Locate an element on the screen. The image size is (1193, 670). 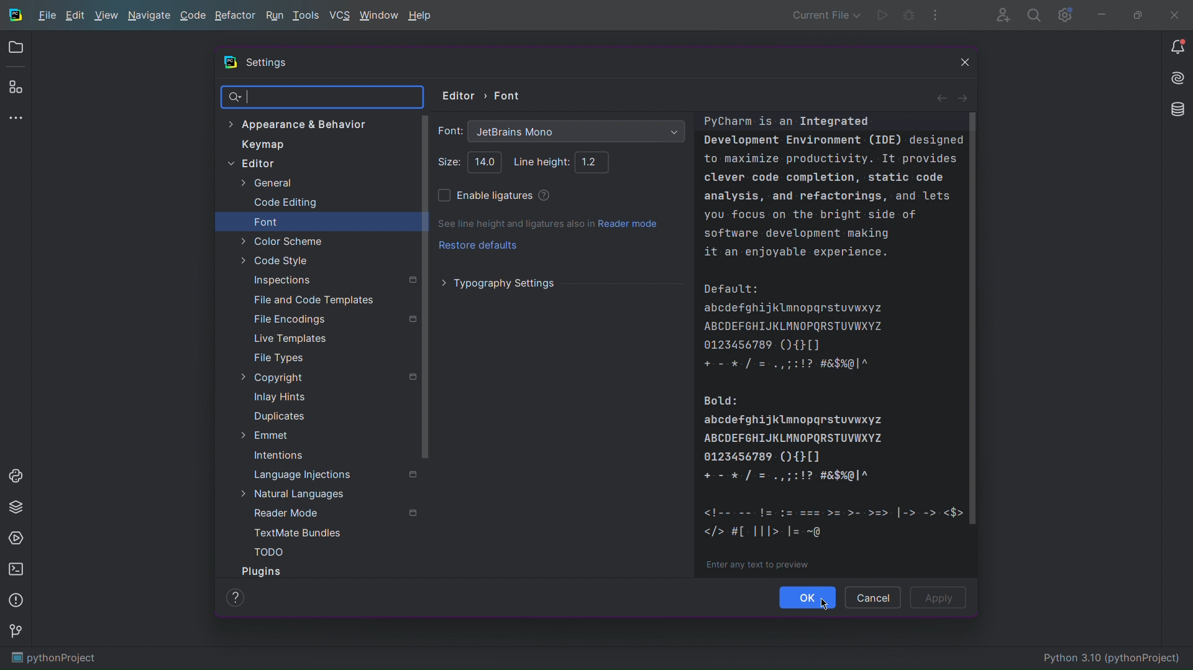
Scrollbar is located at coordinates (426, 287).